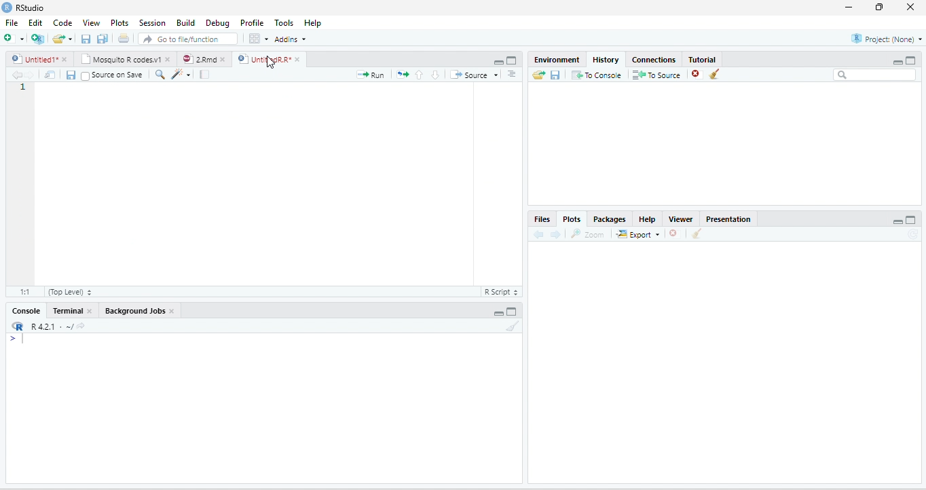 Image resolution: width=926 pixels, height=490 pixels. What do you see at coordinates (64, 59) in the screenshot?
I see `close` at bounding box center [64, 59].